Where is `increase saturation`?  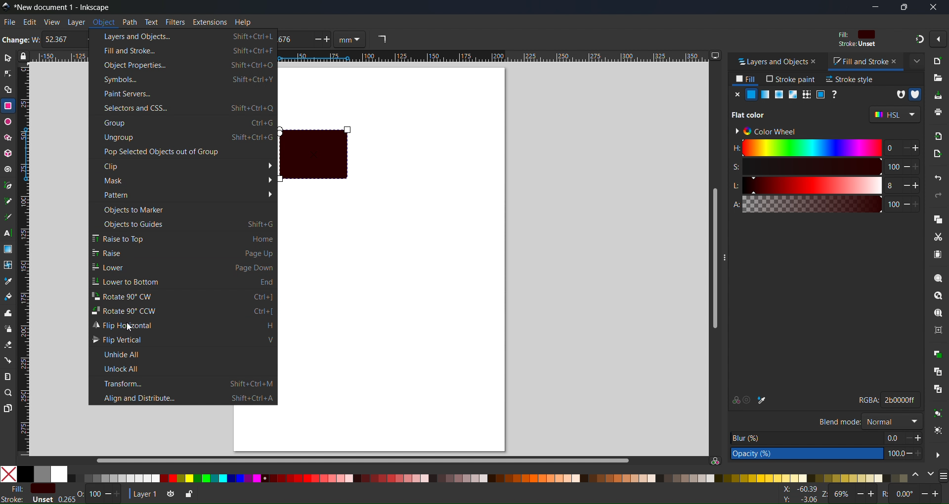
increase saturation is located at coordinates (920, 166).